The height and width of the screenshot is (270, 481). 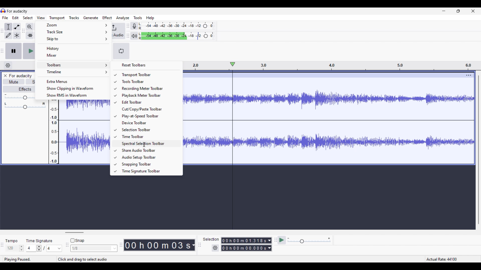 What do you see at coordinates (11, 241) in the screenshot?
I see `Indicates Tempo settings` at bounding box center [11, 241].